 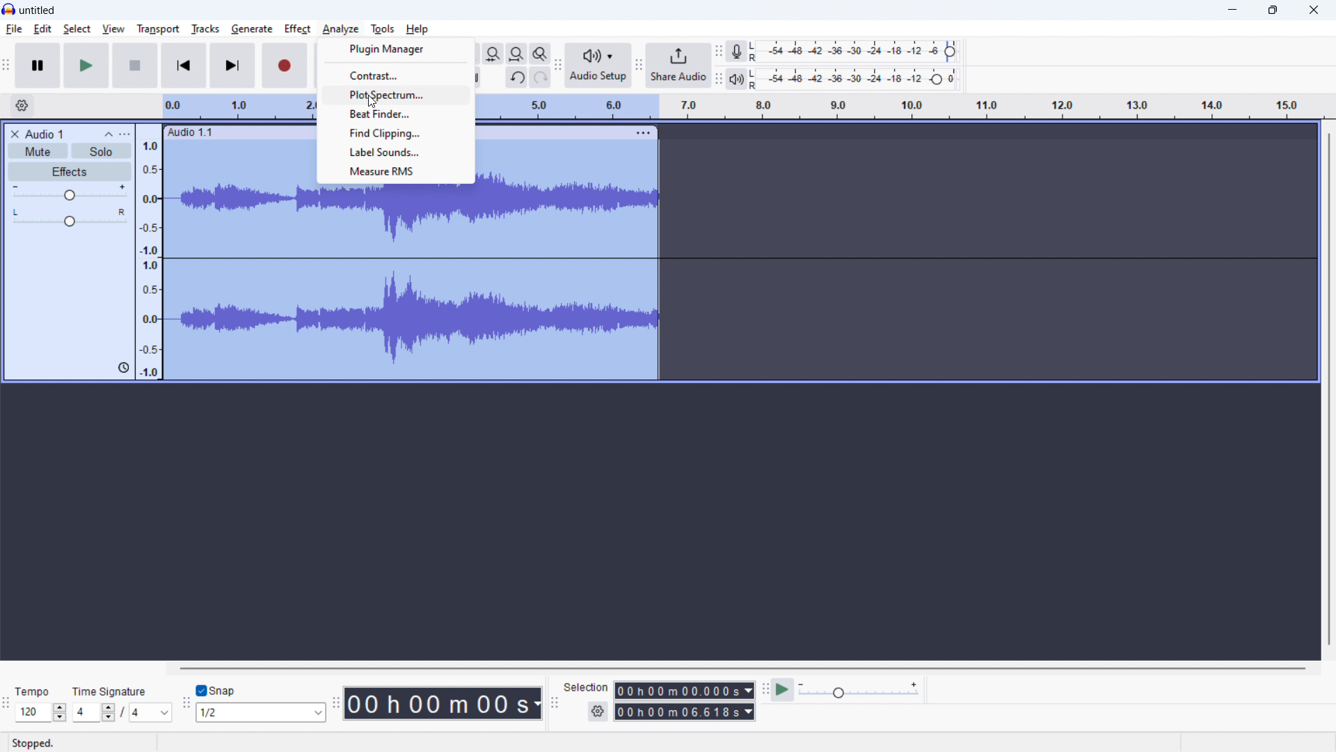 I want to click on measure RMS, so click(x=396, y=173).